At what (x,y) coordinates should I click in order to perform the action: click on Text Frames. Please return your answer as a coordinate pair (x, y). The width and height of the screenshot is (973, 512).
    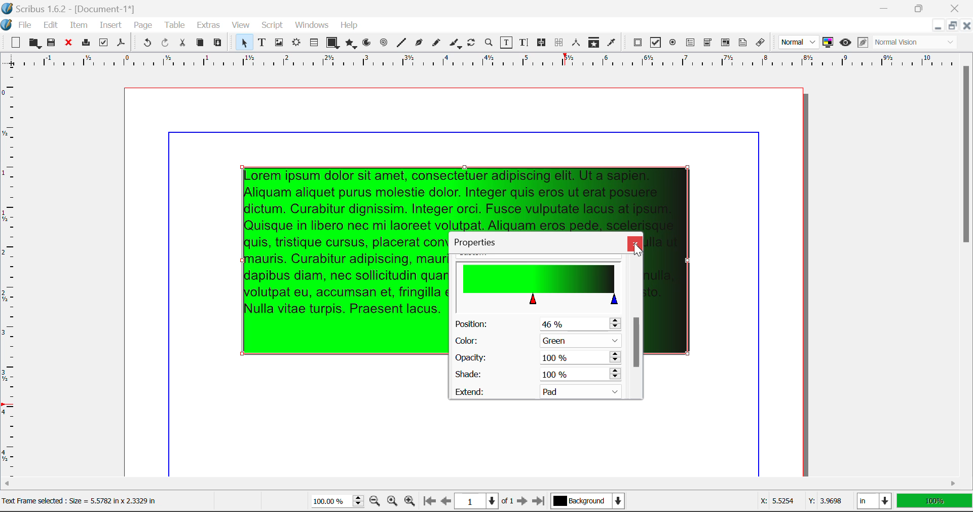
    Looking at the image, I should click on (262, 44).